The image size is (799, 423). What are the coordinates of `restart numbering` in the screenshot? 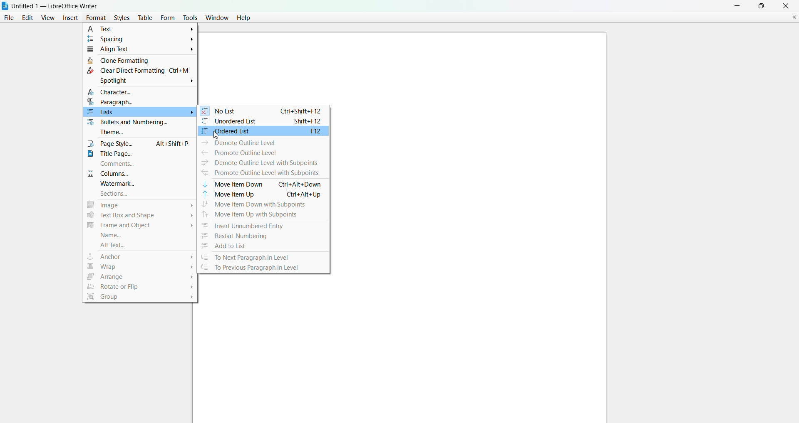 It's located at (234, 236).